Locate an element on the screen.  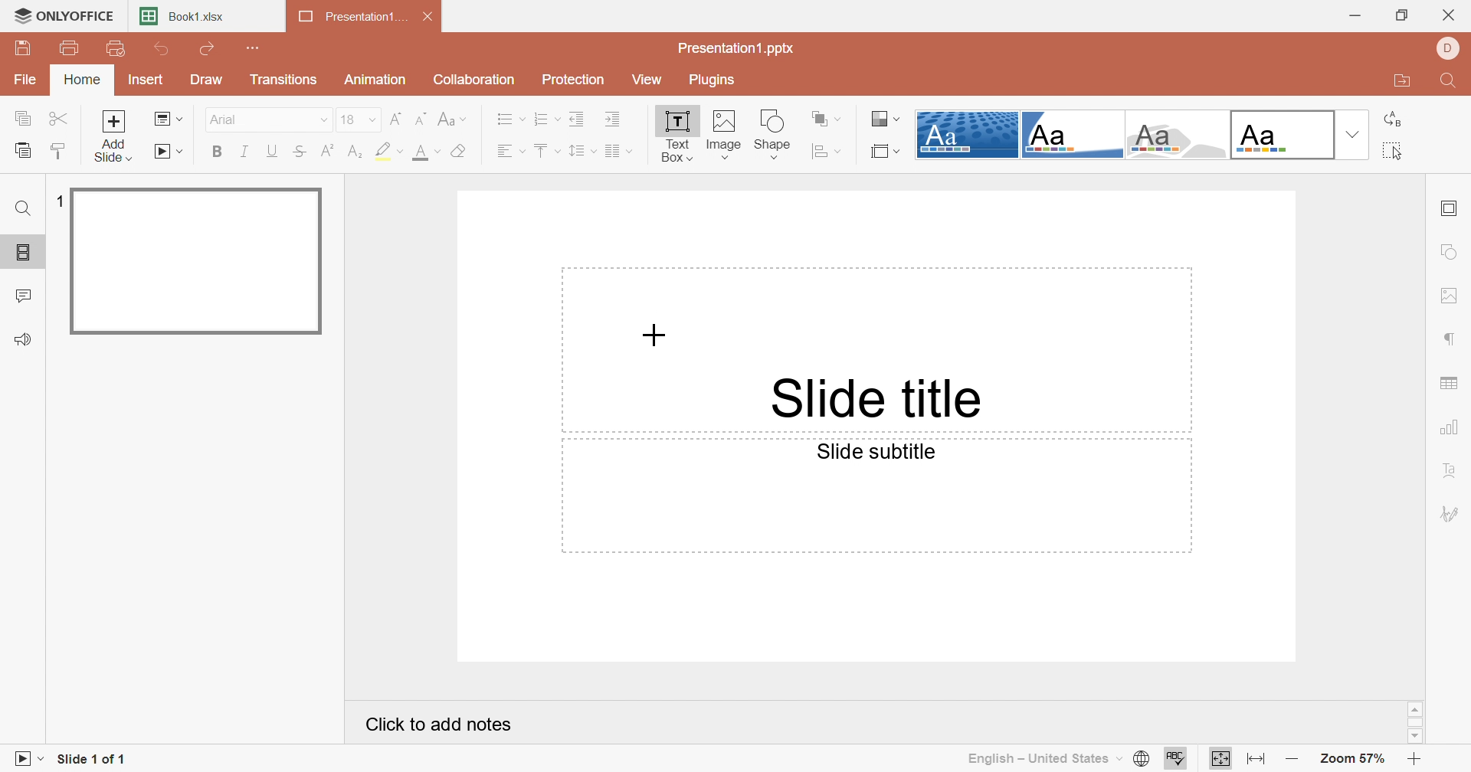
Chart settings is located at coordinates (1452, 429).